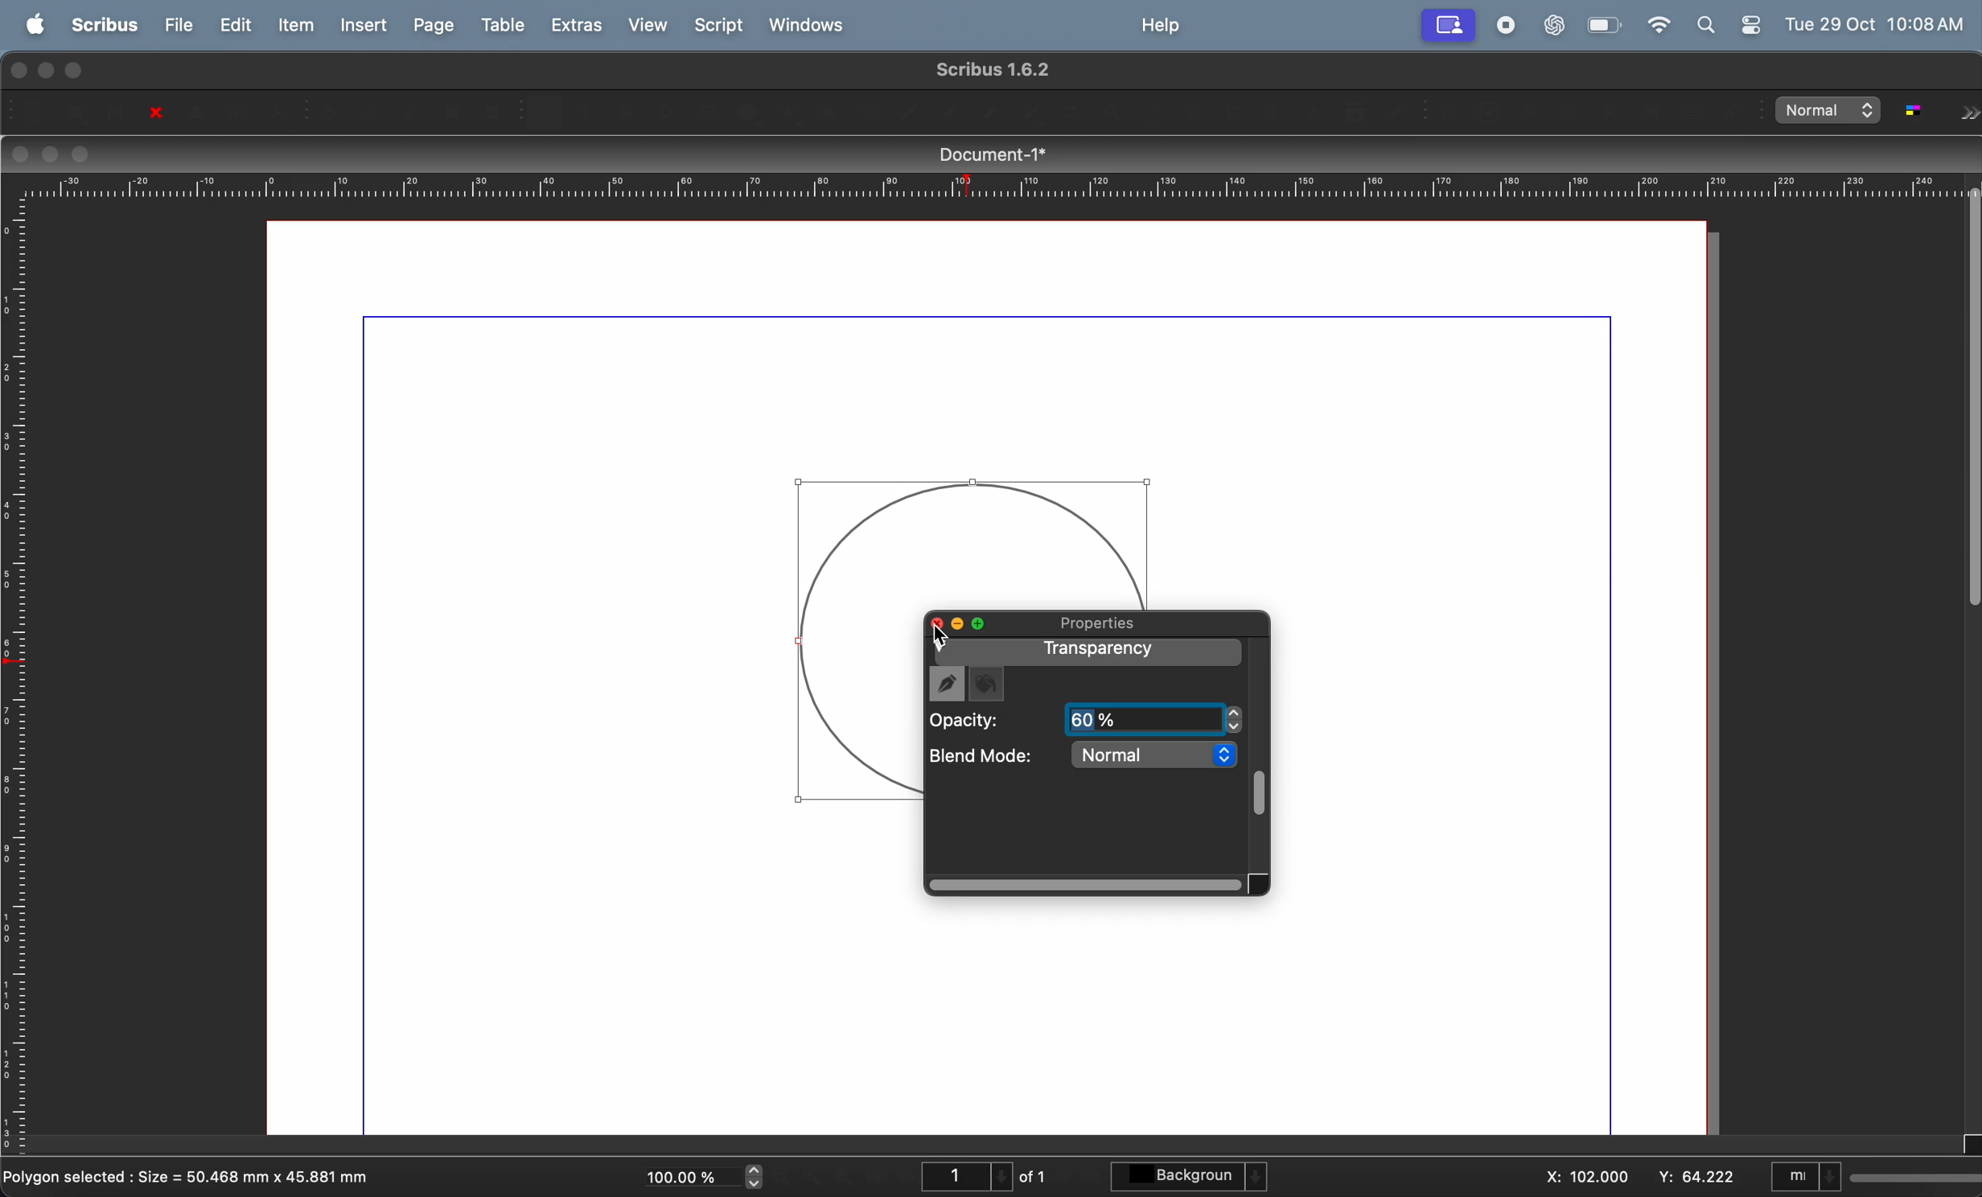  I want to click on Scrollbar, so click(1088, 886).